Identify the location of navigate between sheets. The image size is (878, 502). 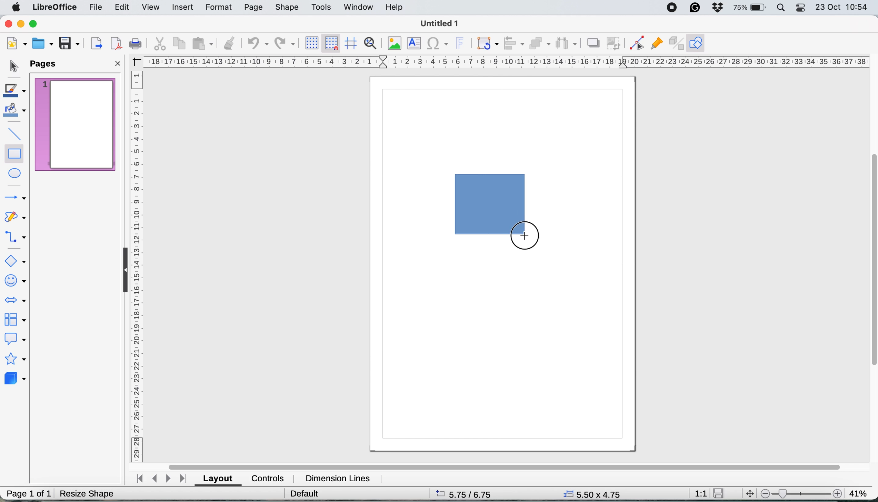
(163, 479).